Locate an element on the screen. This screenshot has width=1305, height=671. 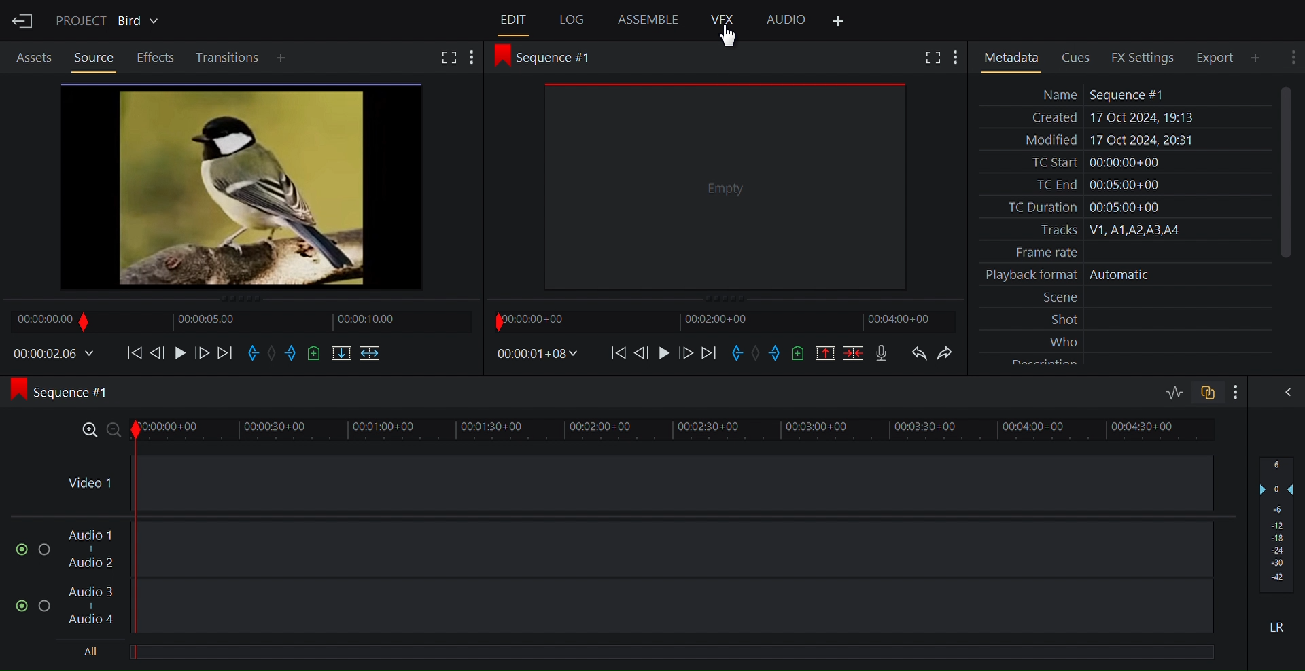
Mark in is located at coordinates (735, 352).